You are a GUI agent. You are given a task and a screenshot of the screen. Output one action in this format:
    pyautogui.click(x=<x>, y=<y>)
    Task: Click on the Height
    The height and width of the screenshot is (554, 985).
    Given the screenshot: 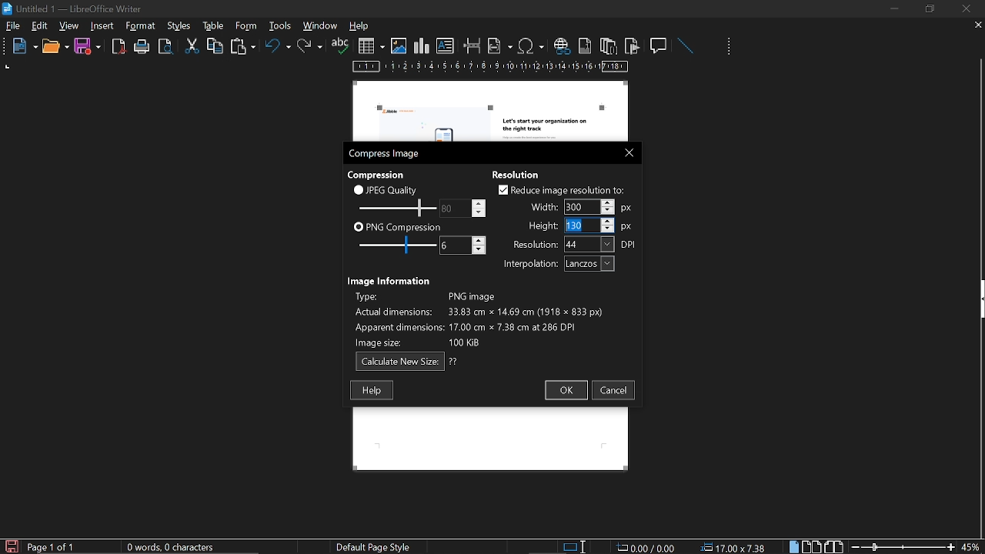 What is the action you would take?
    pyautogui.click(x=580, y=225)
    